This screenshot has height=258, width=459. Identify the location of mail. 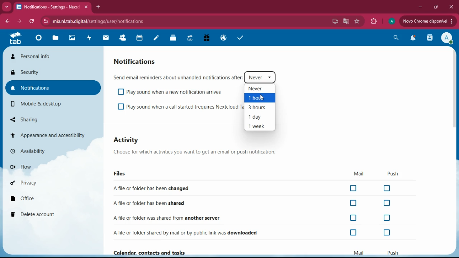
(356, 174).